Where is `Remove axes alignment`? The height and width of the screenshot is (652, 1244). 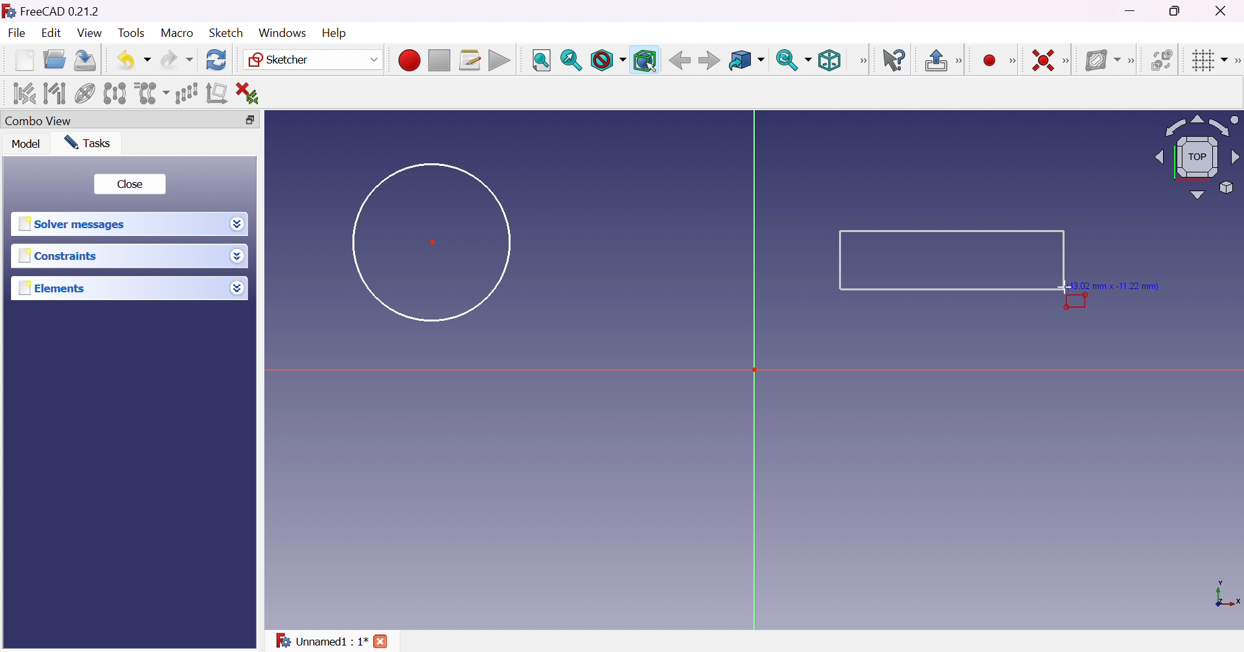 Remove axes alignment is located at coordinates (217, 94).